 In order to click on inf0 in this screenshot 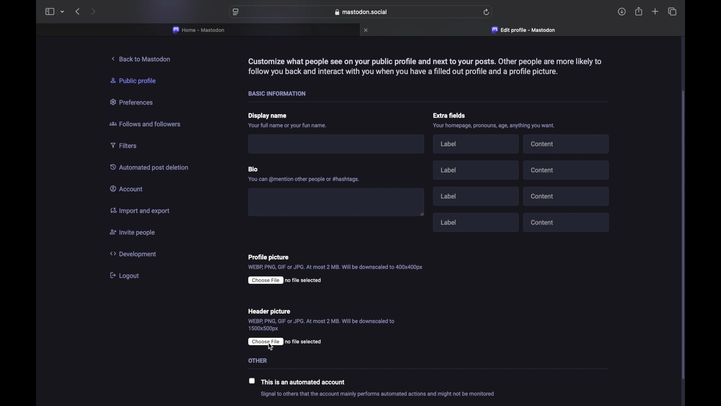, I will do `click(496, 127)`.